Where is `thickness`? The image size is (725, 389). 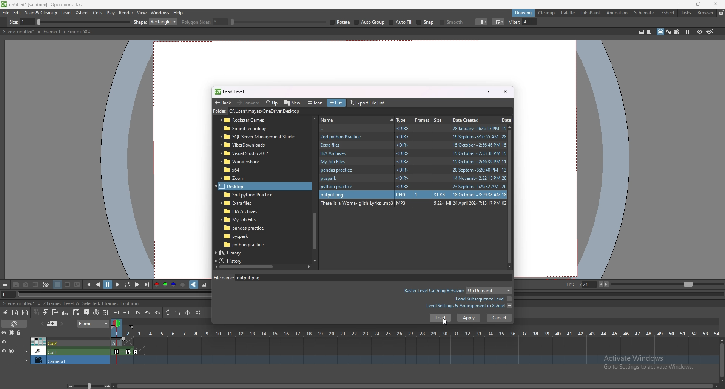
thickness is located at coordinates (78, 22).